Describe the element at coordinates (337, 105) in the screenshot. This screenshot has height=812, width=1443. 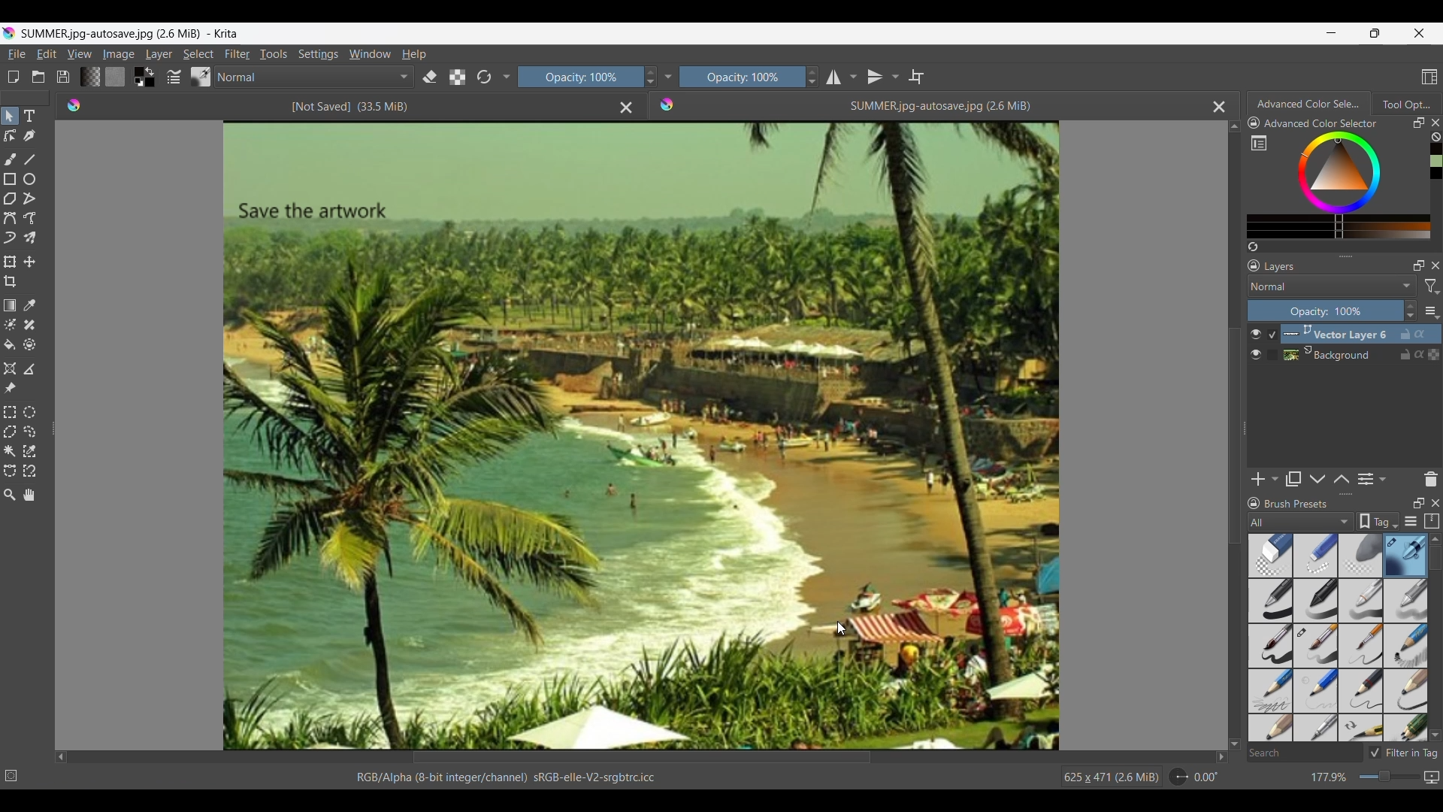
I see `Earlier tab` at that location.